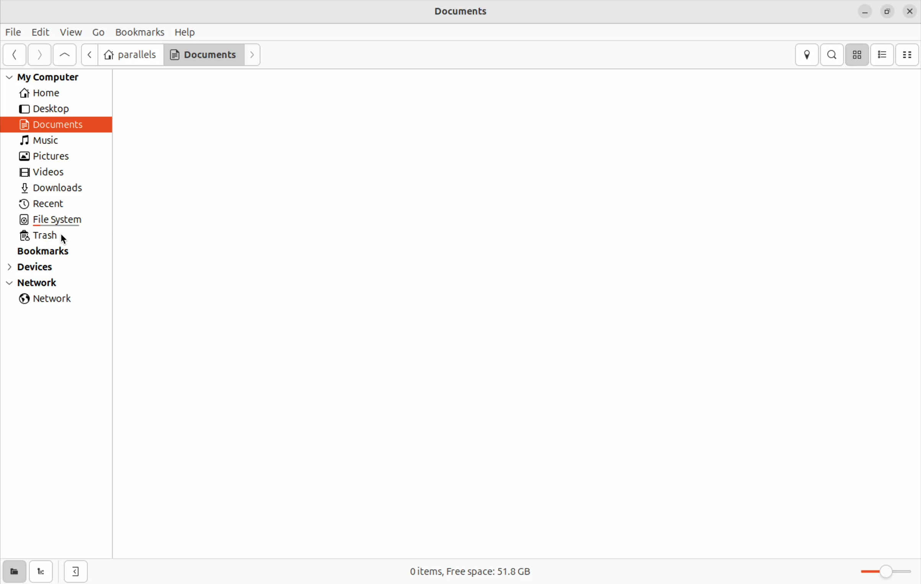 This screenshot has width=921, height=584. What do you see at coordinates (53, 93) in the screenshot?
I see `home` at bounding box center [53, 93].